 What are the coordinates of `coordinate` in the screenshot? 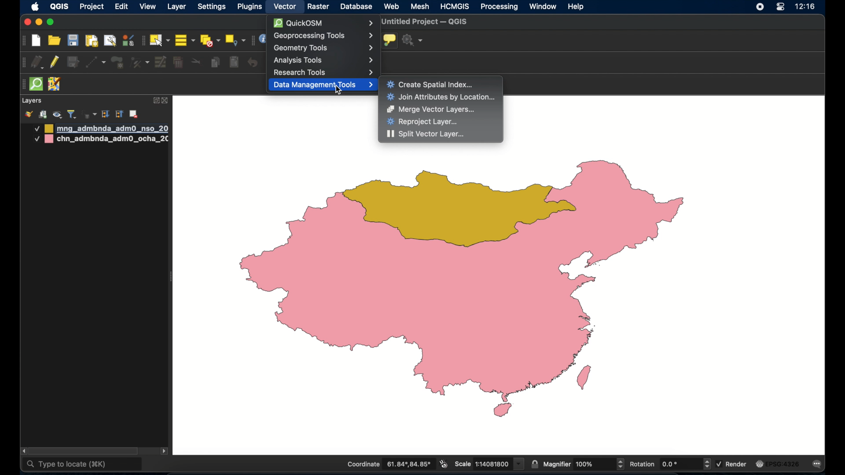 It's located at (389, 464).